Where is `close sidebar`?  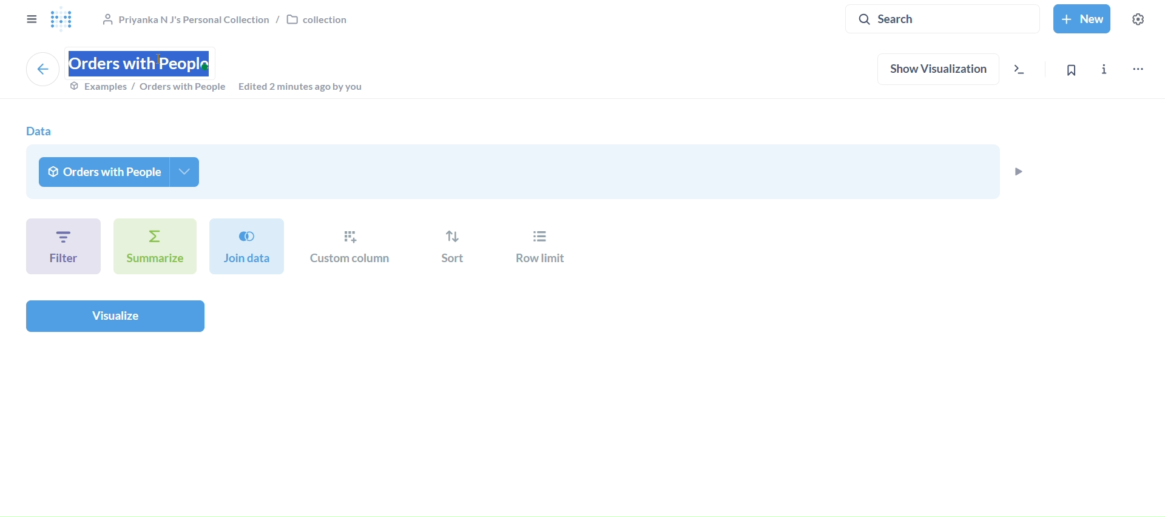
close sidebar is located at coordinates (30, 19).